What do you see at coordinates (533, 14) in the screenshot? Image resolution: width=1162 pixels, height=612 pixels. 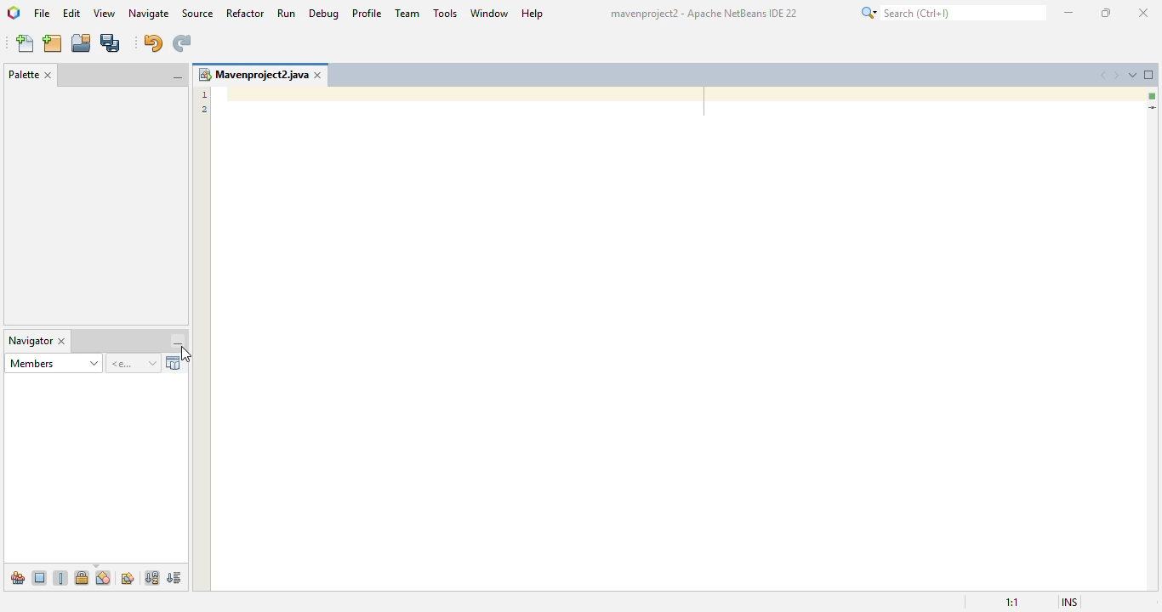 I see `help` at bounding box center [533, 14].